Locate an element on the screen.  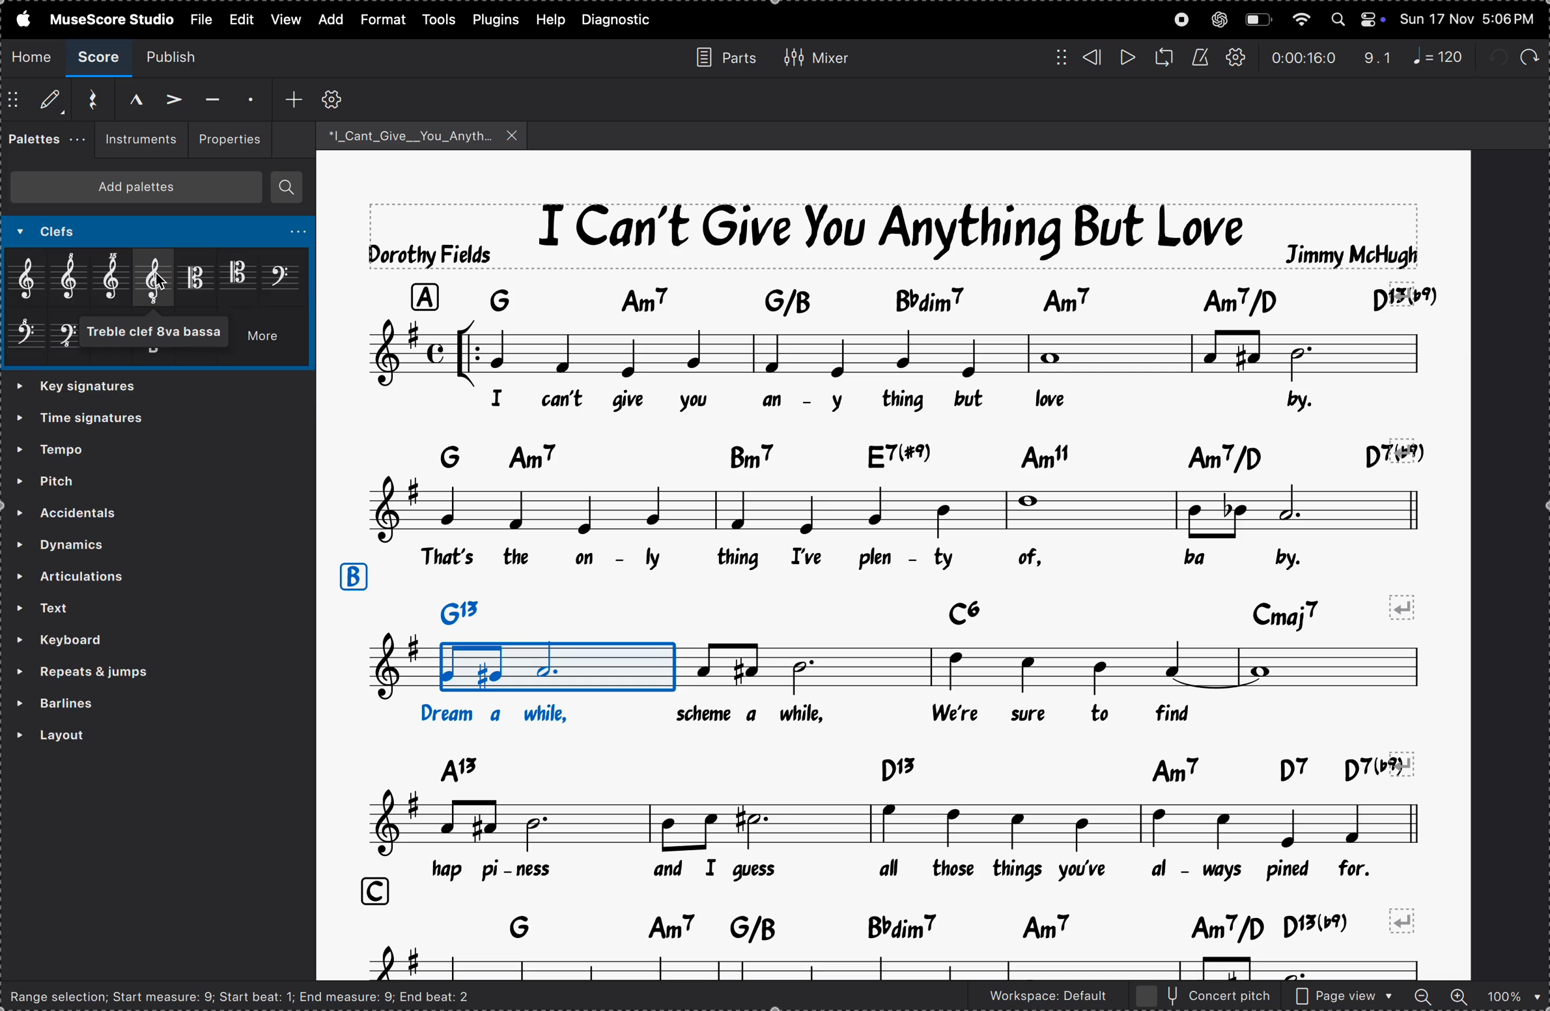
key notes is located at coordinates (898, 926).